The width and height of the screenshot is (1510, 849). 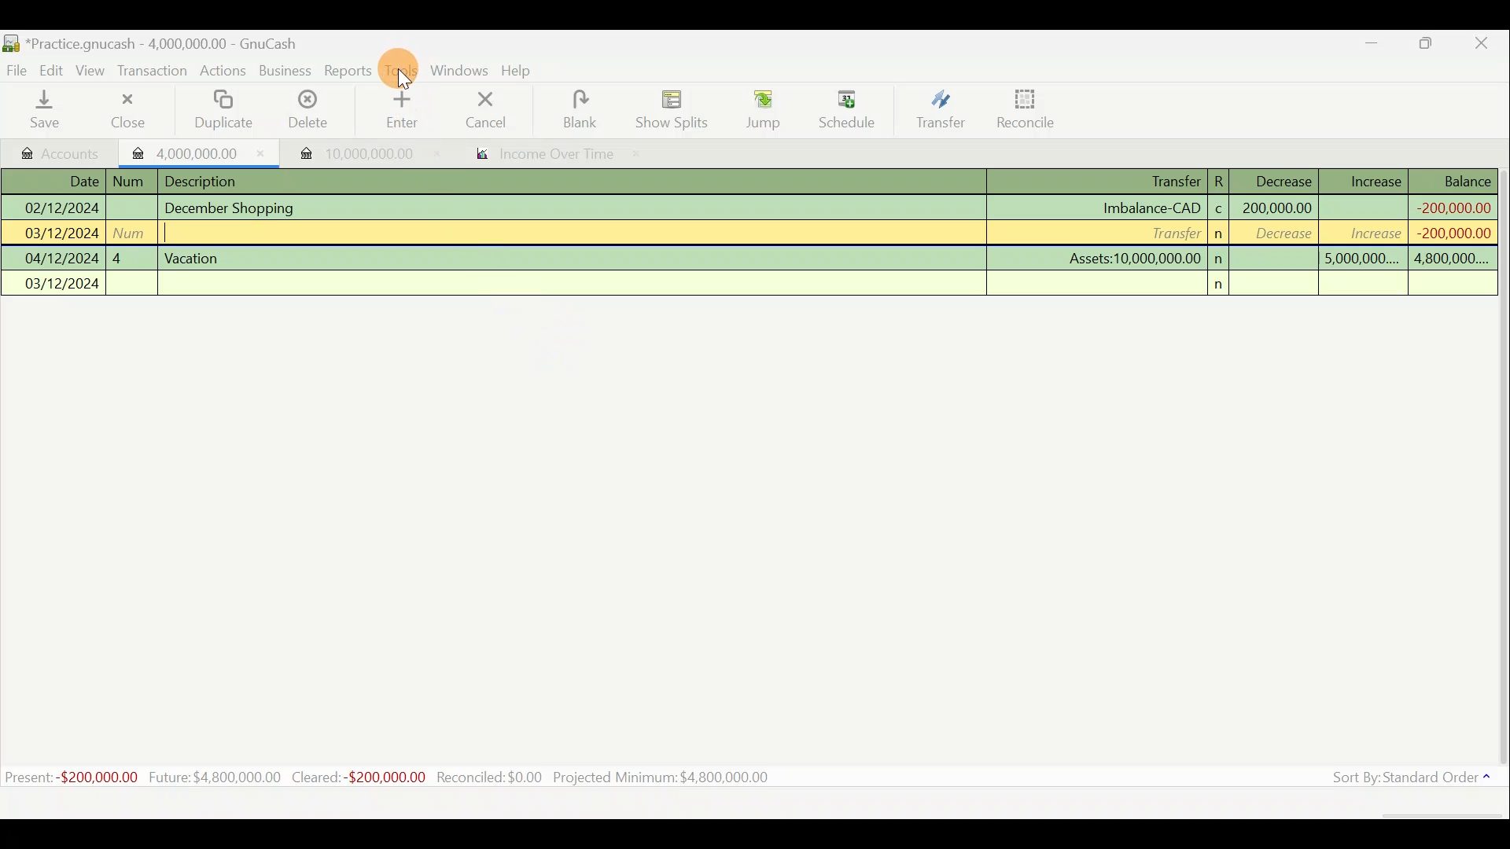 I want to click on Reports, so click(x=348, y=71).